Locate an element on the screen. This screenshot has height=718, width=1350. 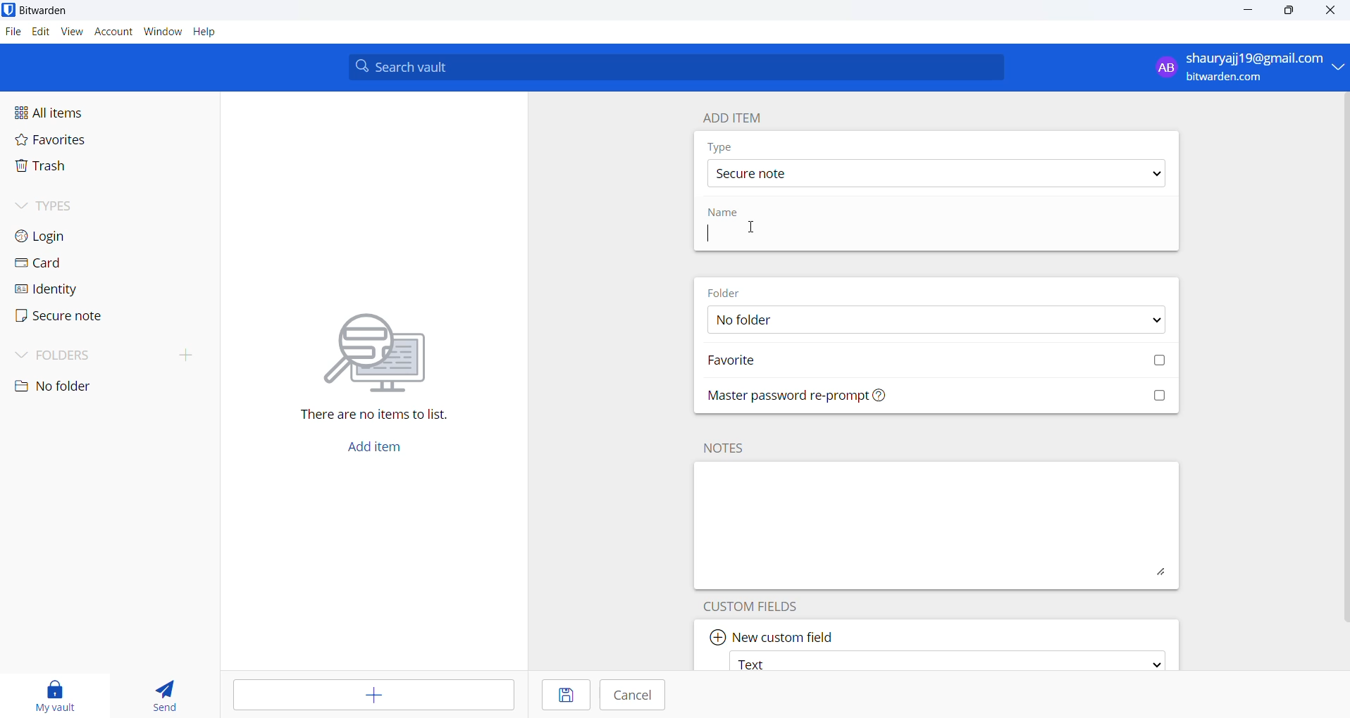
send is located at coordinates (163, 692).